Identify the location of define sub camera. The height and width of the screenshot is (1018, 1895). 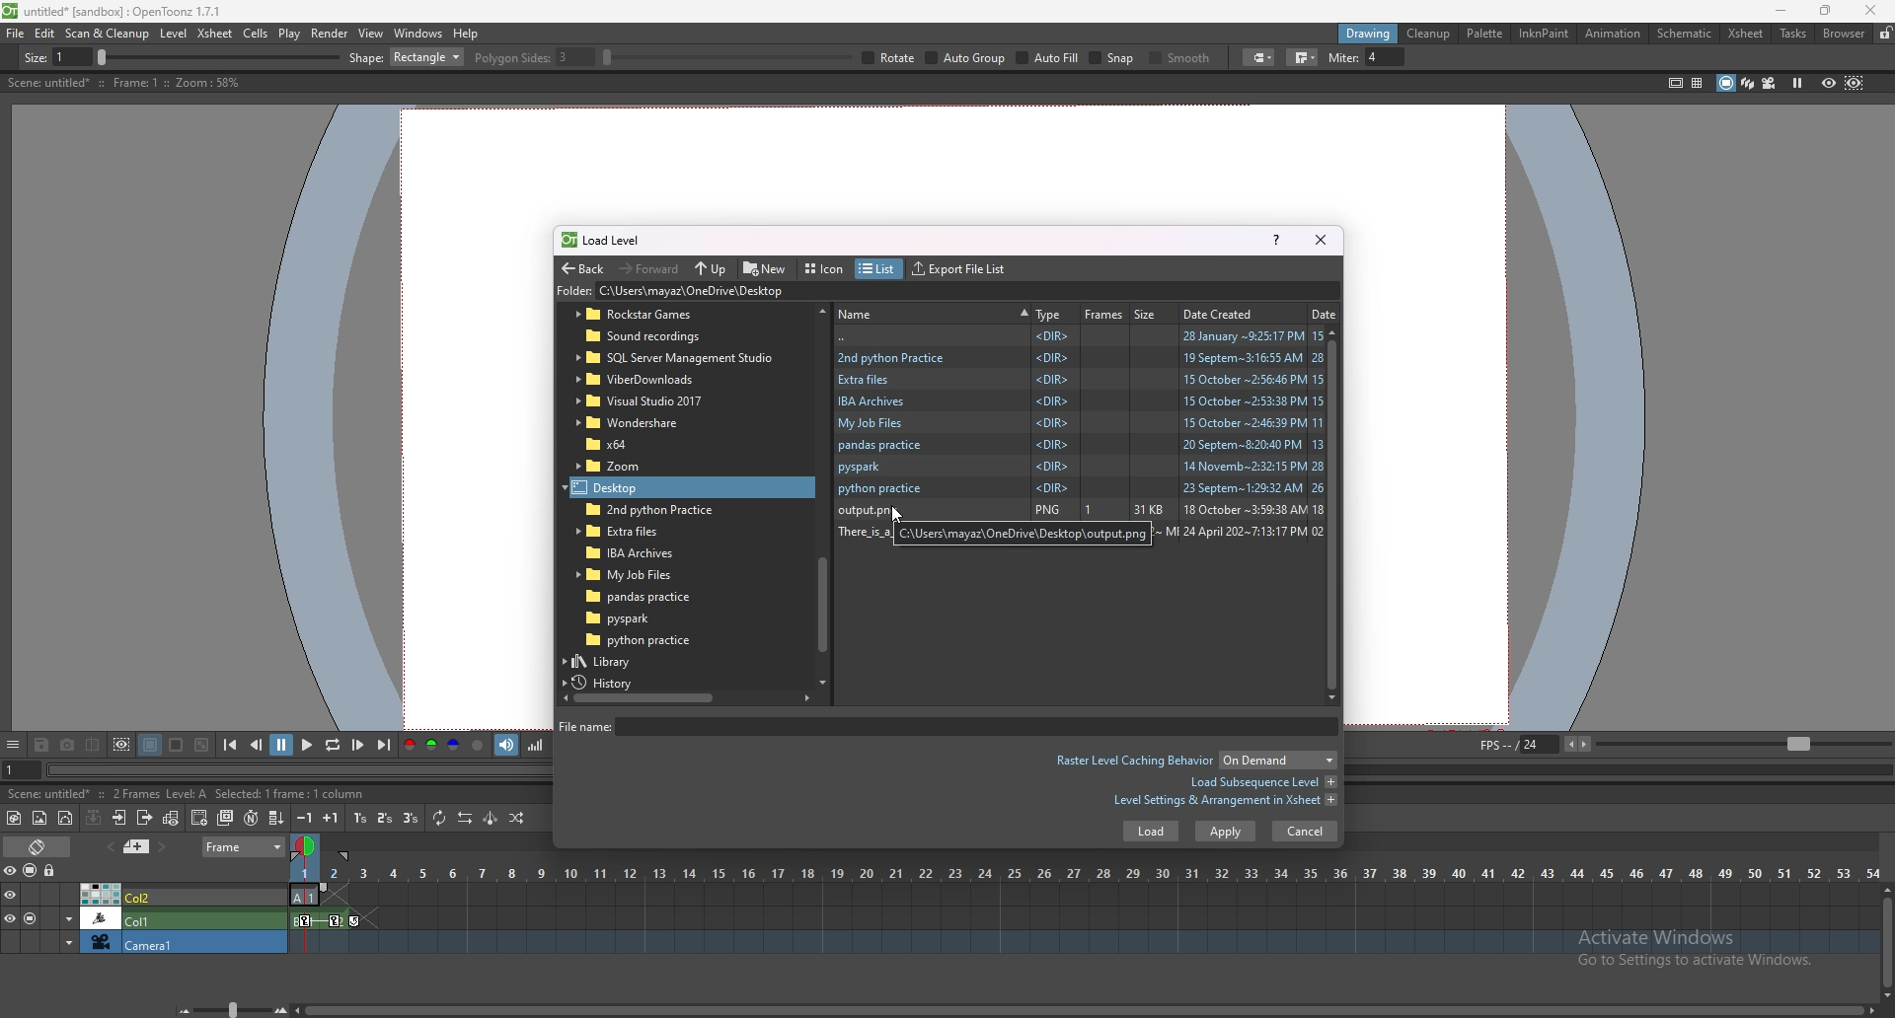
(121, 745).